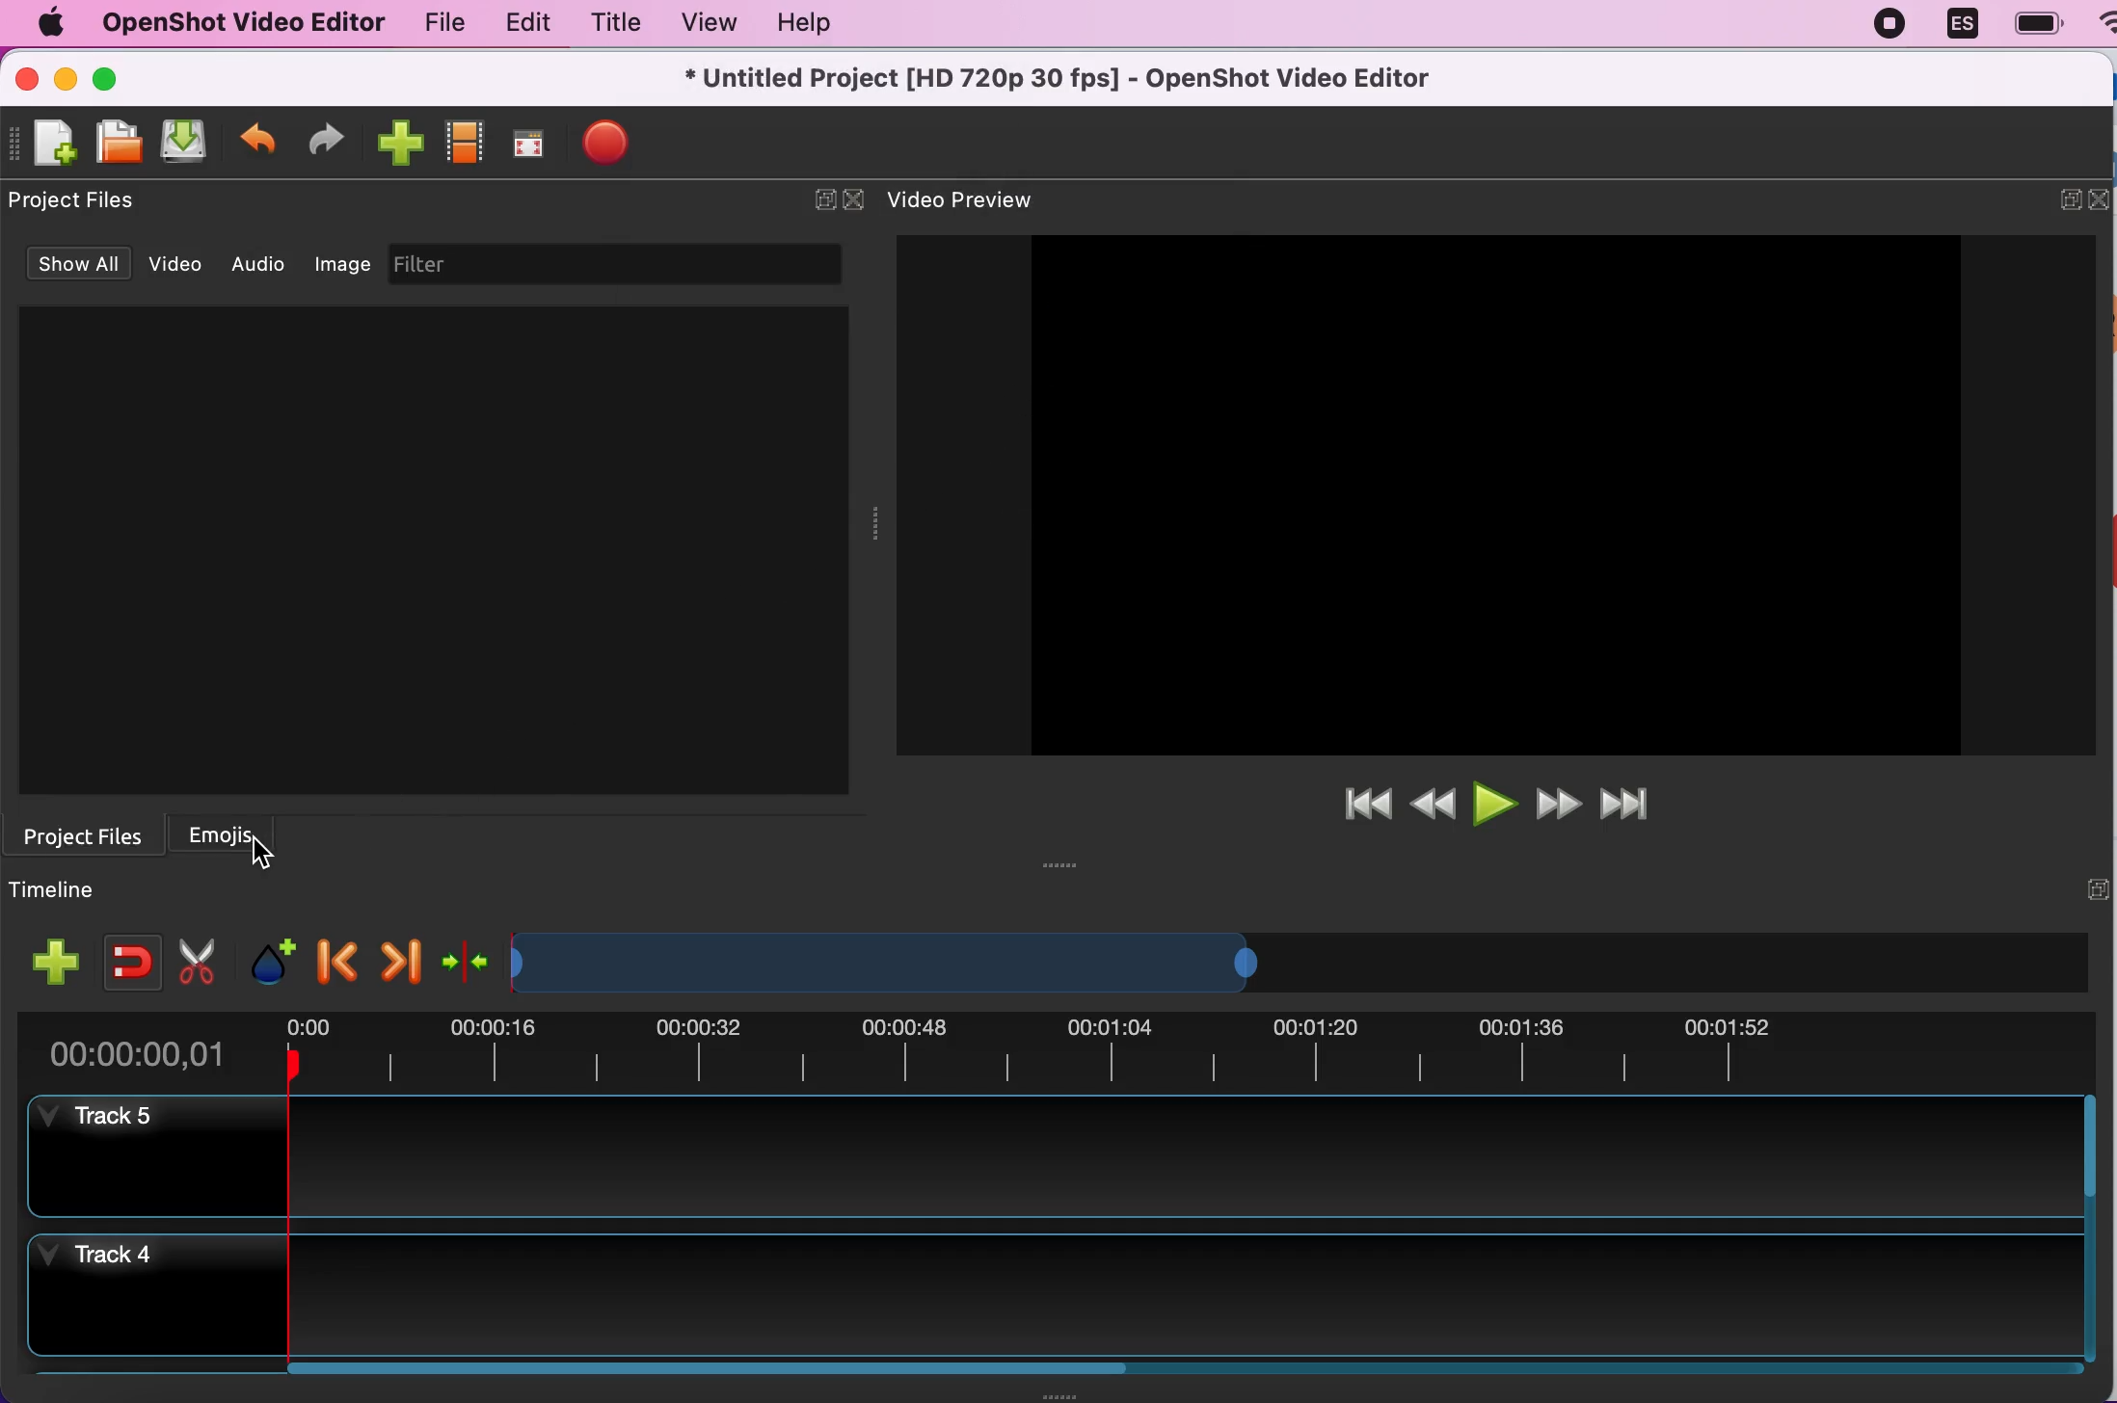  What do you see at coordinates (520, 22) in the screenshot?
I see `edit` at bounding box center [520, 22].